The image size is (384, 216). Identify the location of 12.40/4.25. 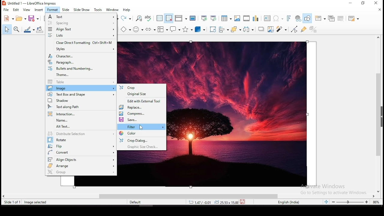
(201, 202).